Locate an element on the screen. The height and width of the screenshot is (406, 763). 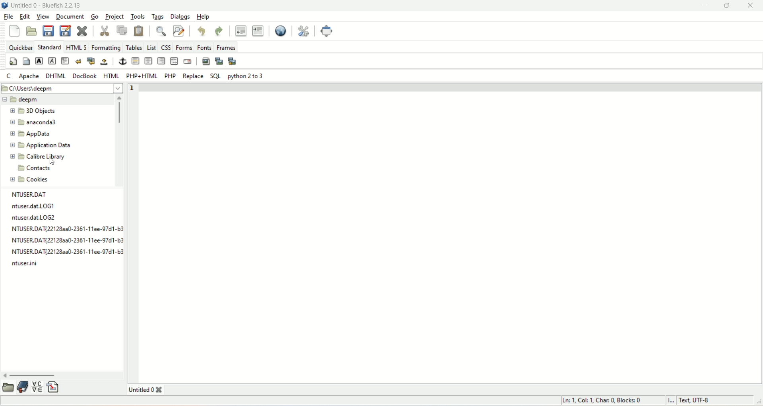
go is located at coordinates (94, 16).